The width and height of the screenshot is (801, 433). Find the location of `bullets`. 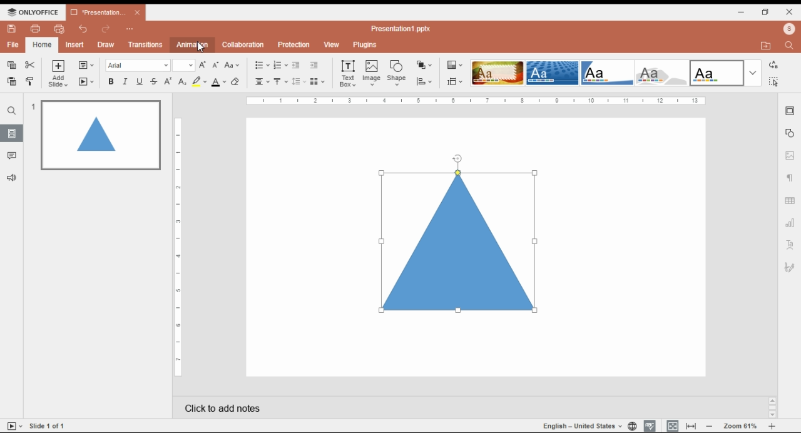

bullets is located at coordinates (262, 65).